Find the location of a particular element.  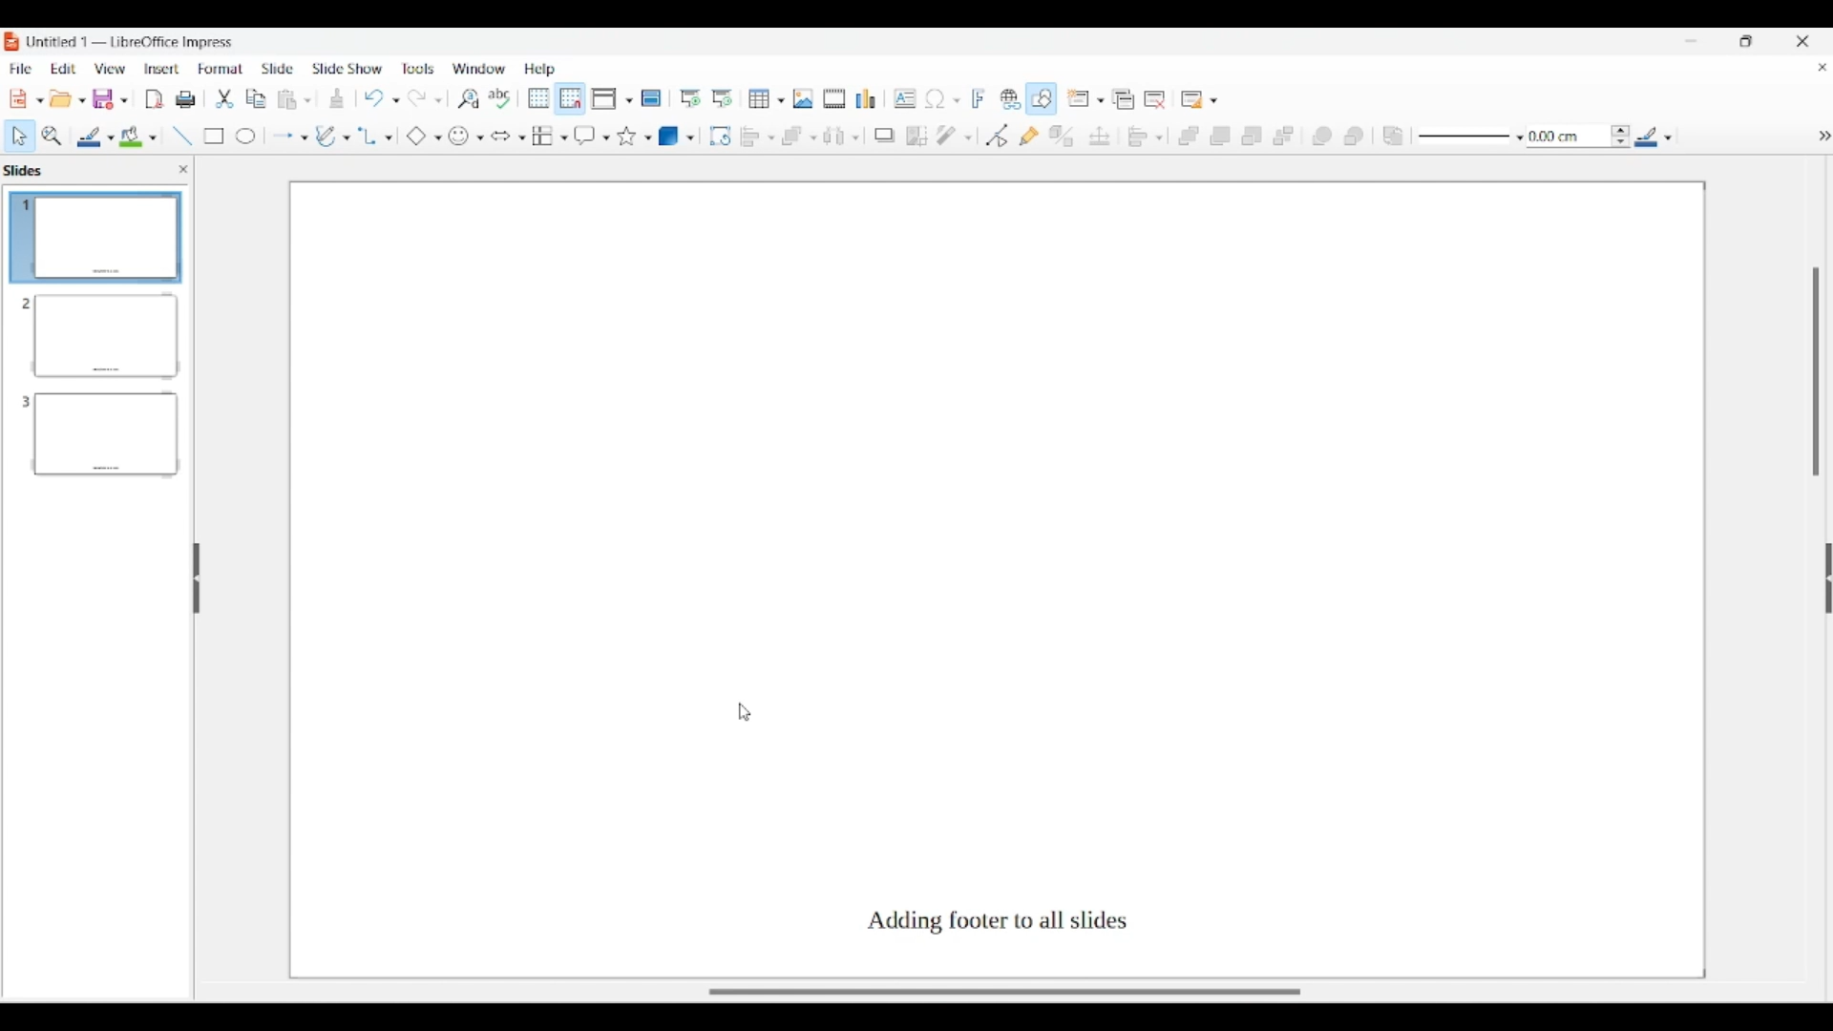

File menu is located at coordinates (20, 69).